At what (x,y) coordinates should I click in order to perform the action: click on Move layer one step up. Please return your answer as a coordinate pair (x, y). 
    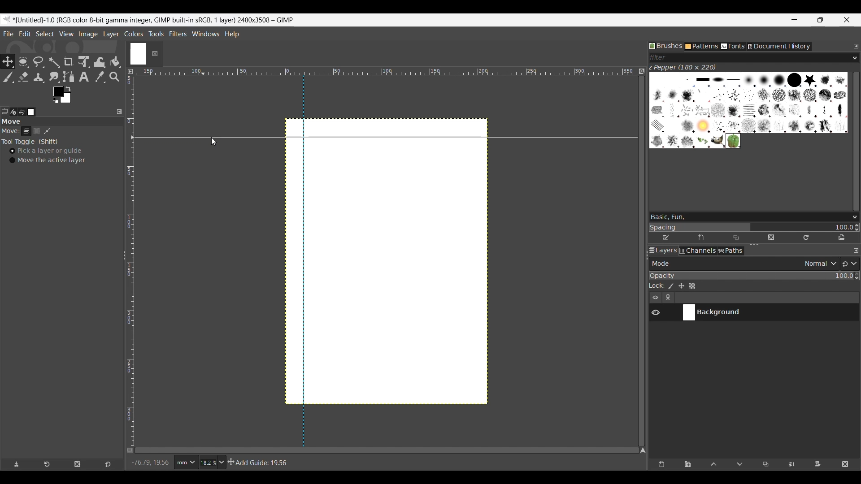
    Looking at the image, I should click on (714, 465).